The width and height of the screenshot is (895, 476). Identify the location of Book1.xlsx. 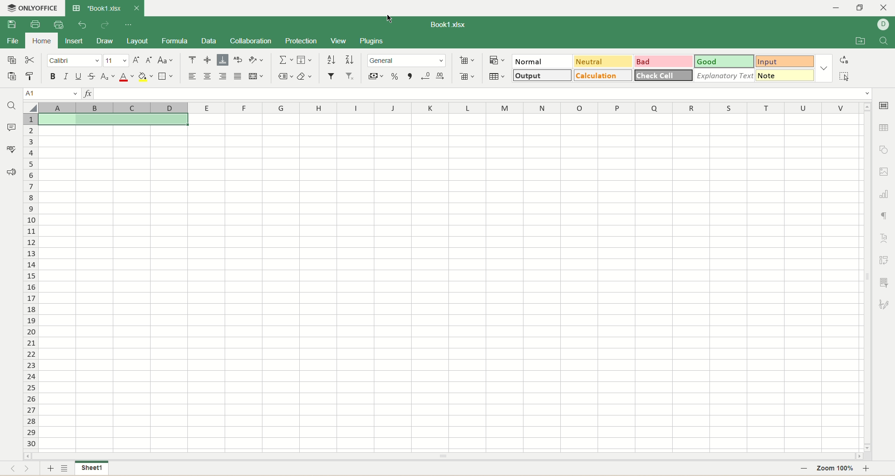
(96, 8).